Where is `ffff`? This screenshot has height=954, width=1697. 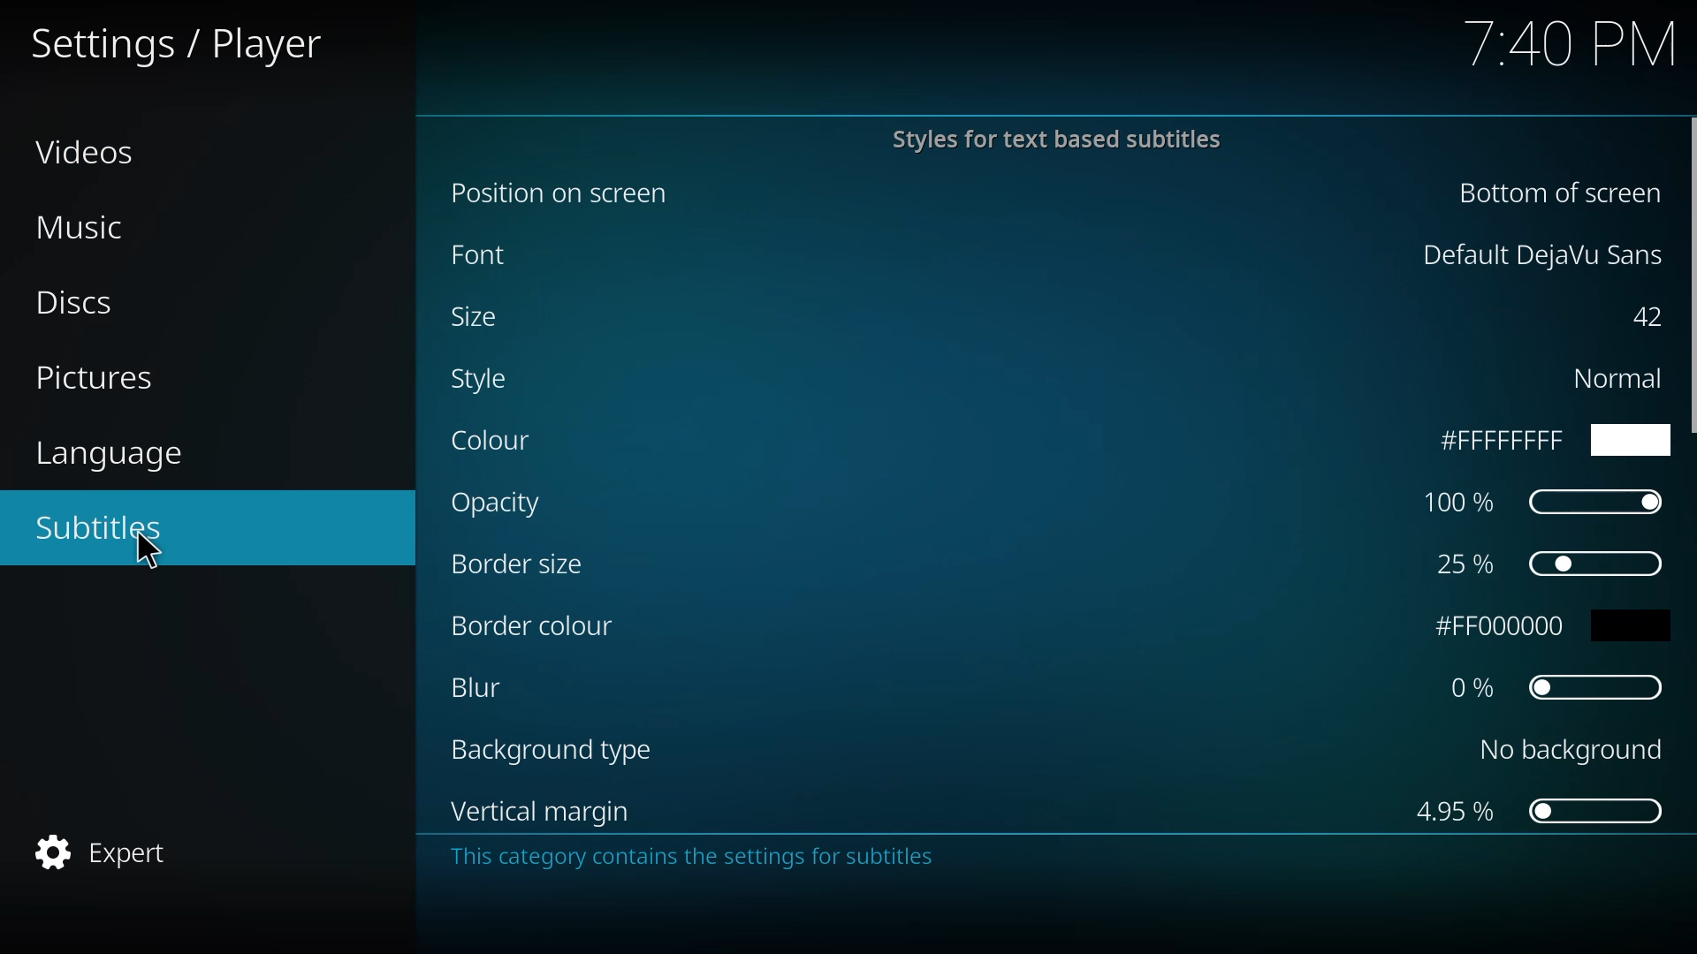
ffff is located at coordinates (1543, 441).